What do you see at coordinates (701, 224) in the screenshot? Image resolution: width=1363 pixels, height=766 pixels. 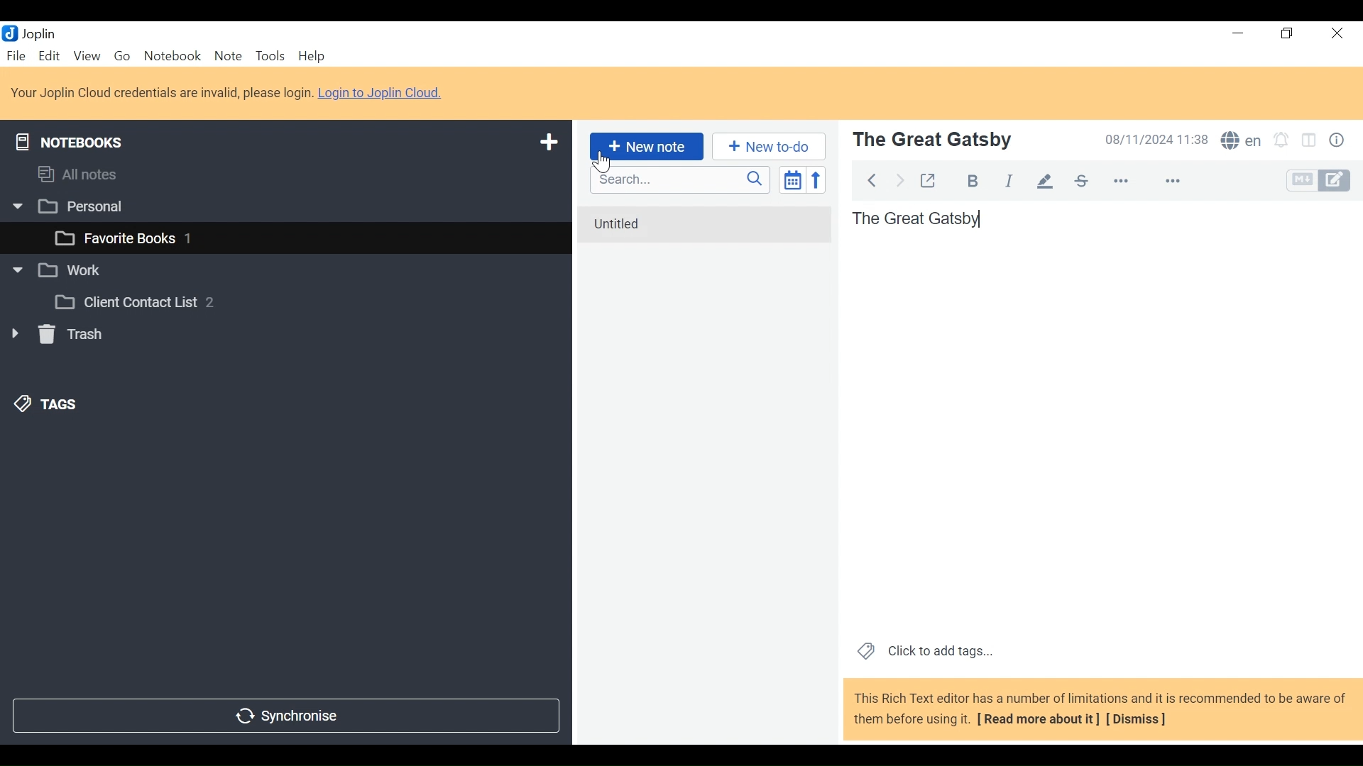 I see `untitled` at bounding box center [701, 224].